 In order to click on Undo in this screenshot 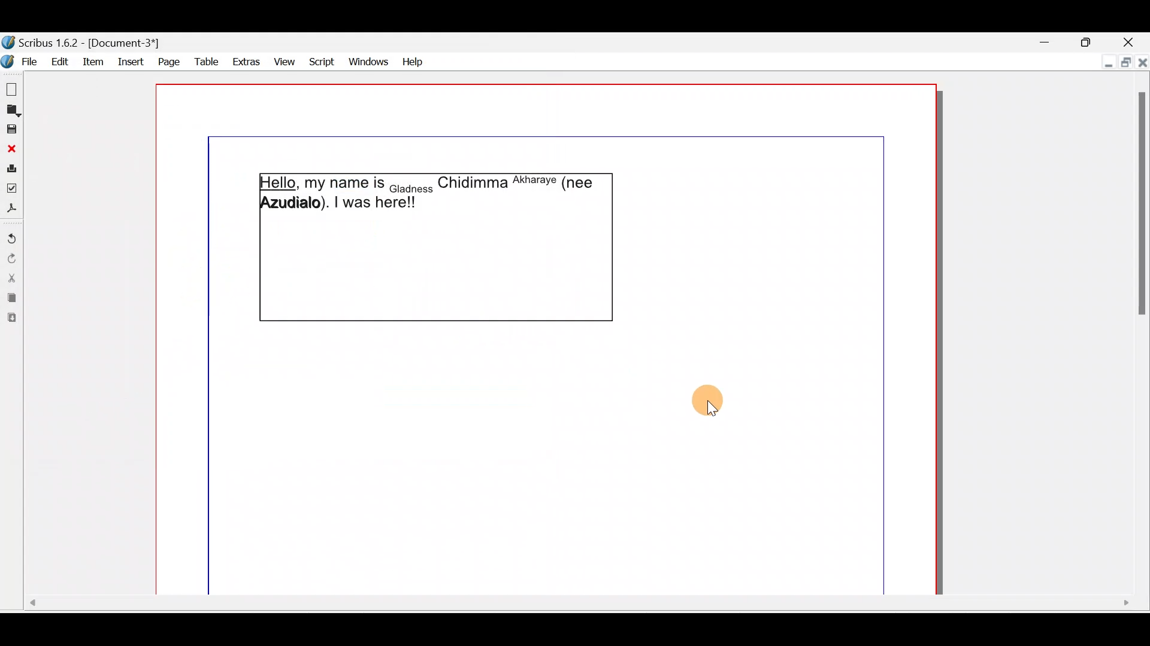, I will do `click(11, 237)`.